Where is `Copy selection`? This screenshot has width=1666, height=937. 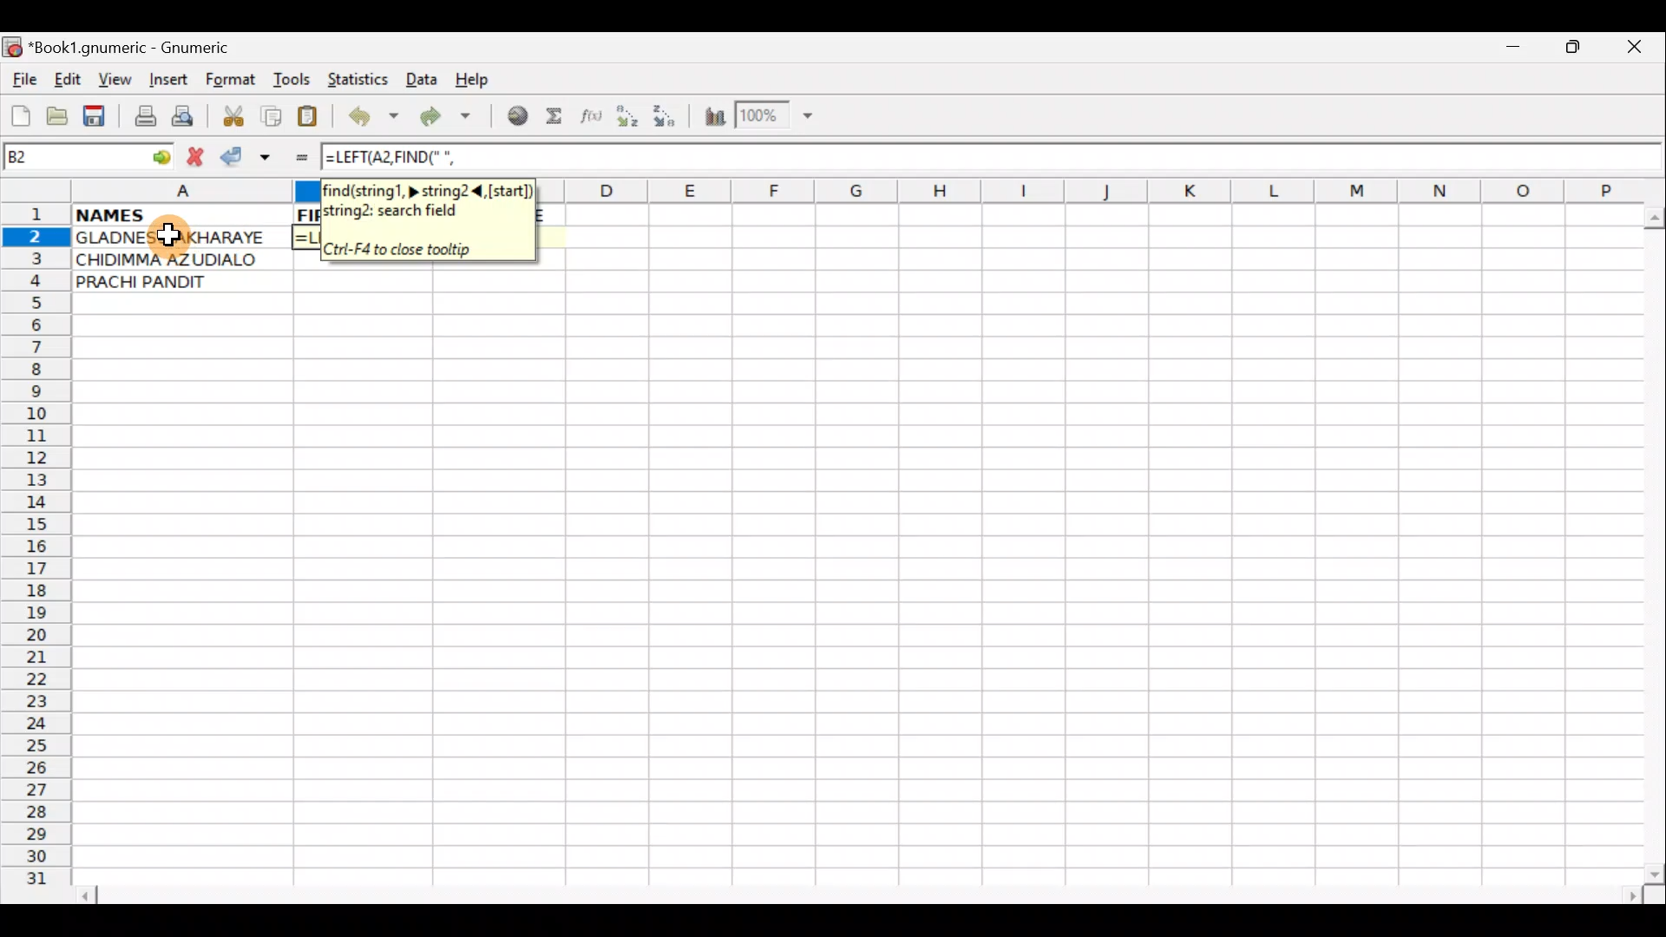 Copy selection is located at coordinates (272, 115).